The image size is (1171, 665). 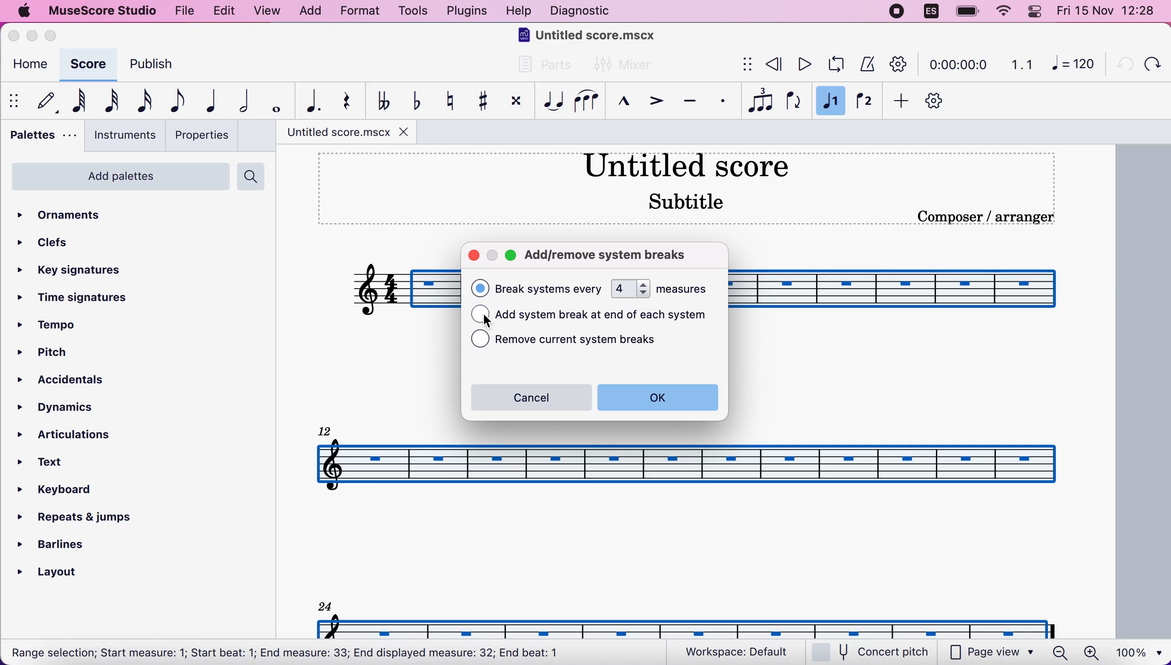 I want to click on tie, so click(x=551, y=101).